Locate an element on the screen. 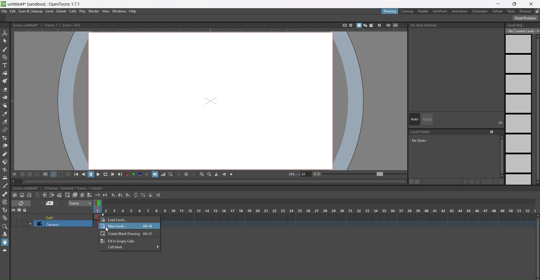 The image size is (540, 280). apply is located at coordinates (428, 119).